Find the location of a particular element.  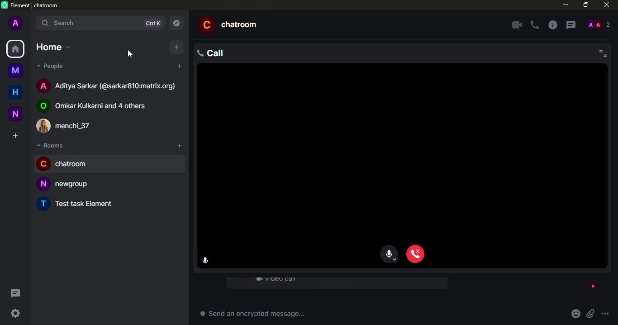

call is located at coordinates (216, 53).